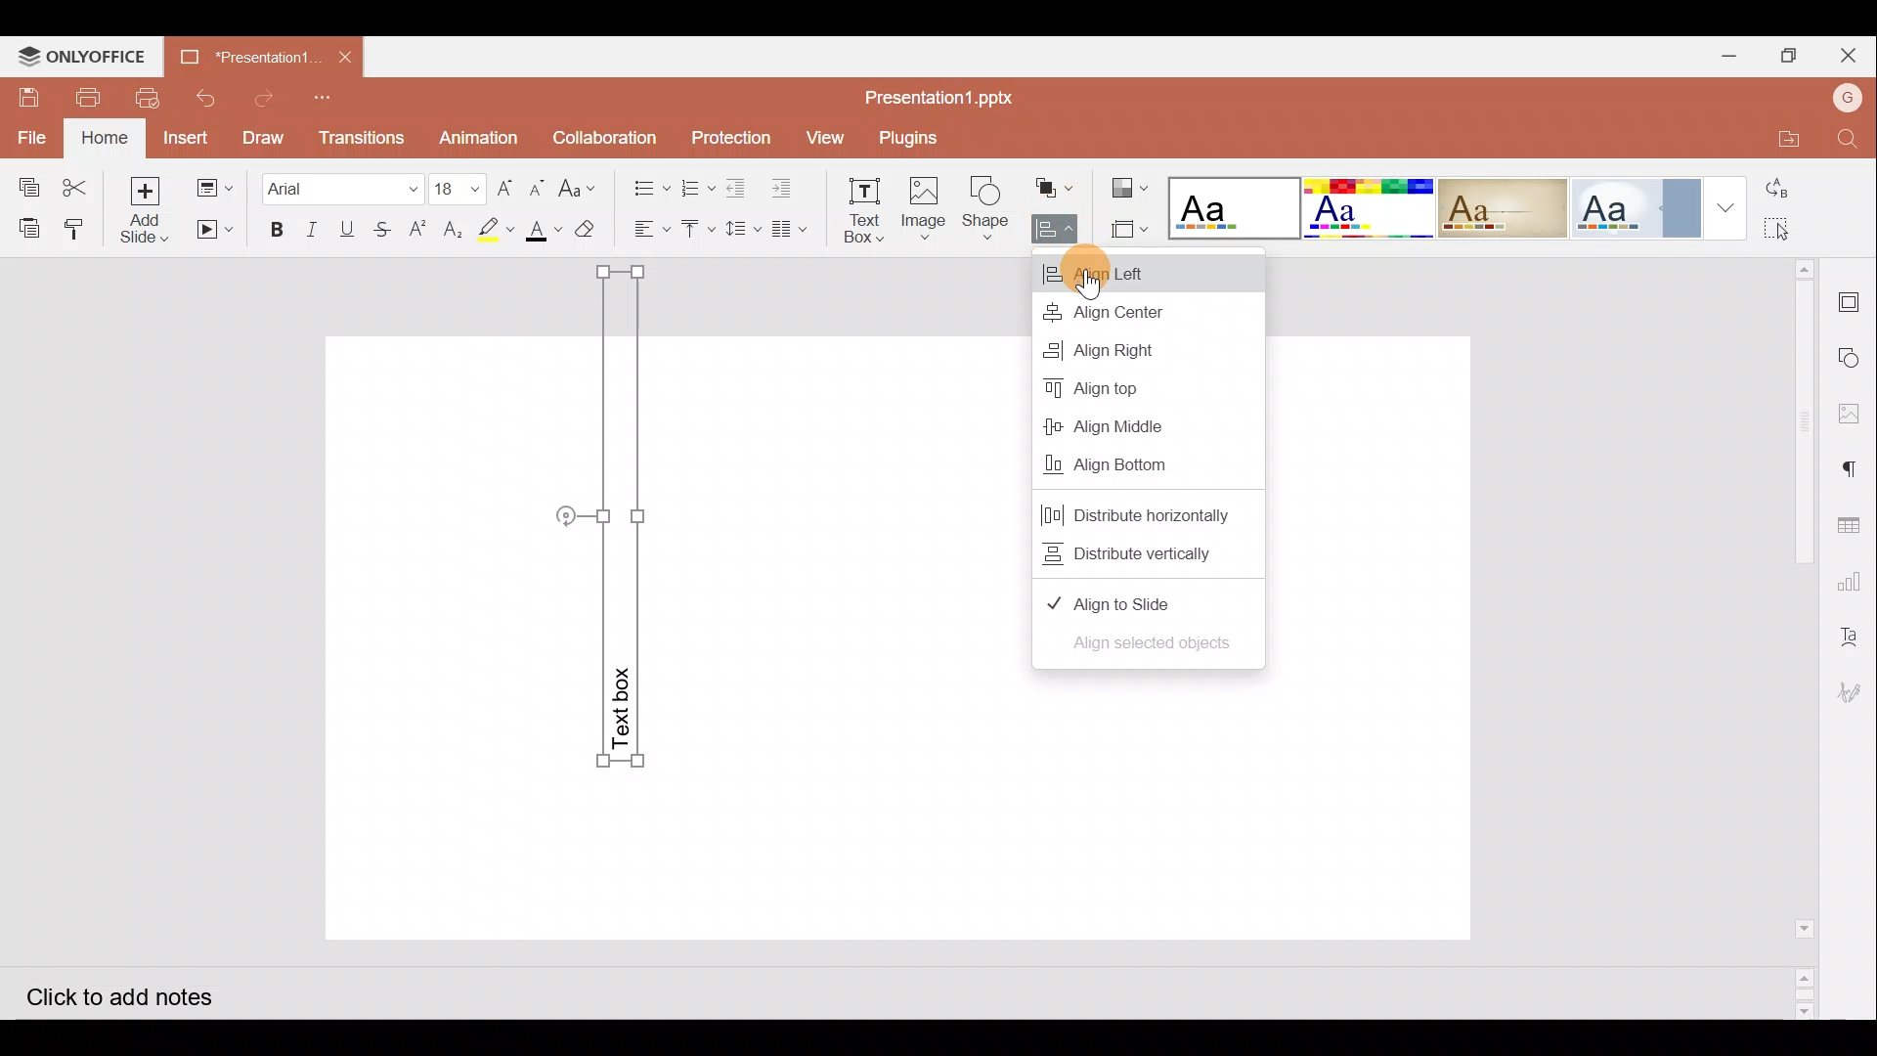  I want to click on Print file, so click(80, 97).